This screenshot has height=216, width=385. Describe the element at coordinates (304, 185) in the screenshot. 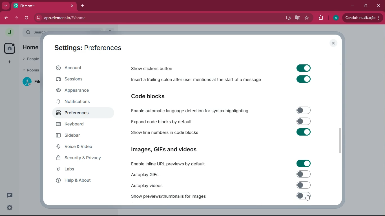

I see `Toggle off` at that location.